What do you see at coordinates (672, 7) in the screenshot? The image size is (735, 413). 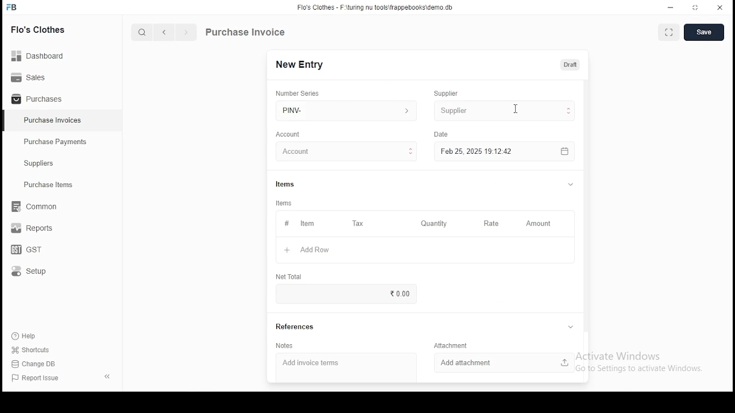 I see `minimize` at bounding box center [672, 7].